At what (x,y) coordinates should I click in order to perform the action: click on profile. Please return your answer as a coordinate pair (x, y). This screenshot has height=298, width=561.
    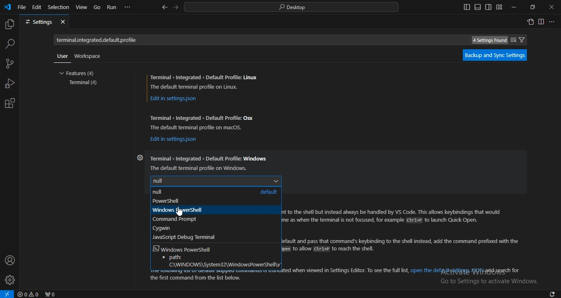
    Looking at the image, I should click on (10, 280).